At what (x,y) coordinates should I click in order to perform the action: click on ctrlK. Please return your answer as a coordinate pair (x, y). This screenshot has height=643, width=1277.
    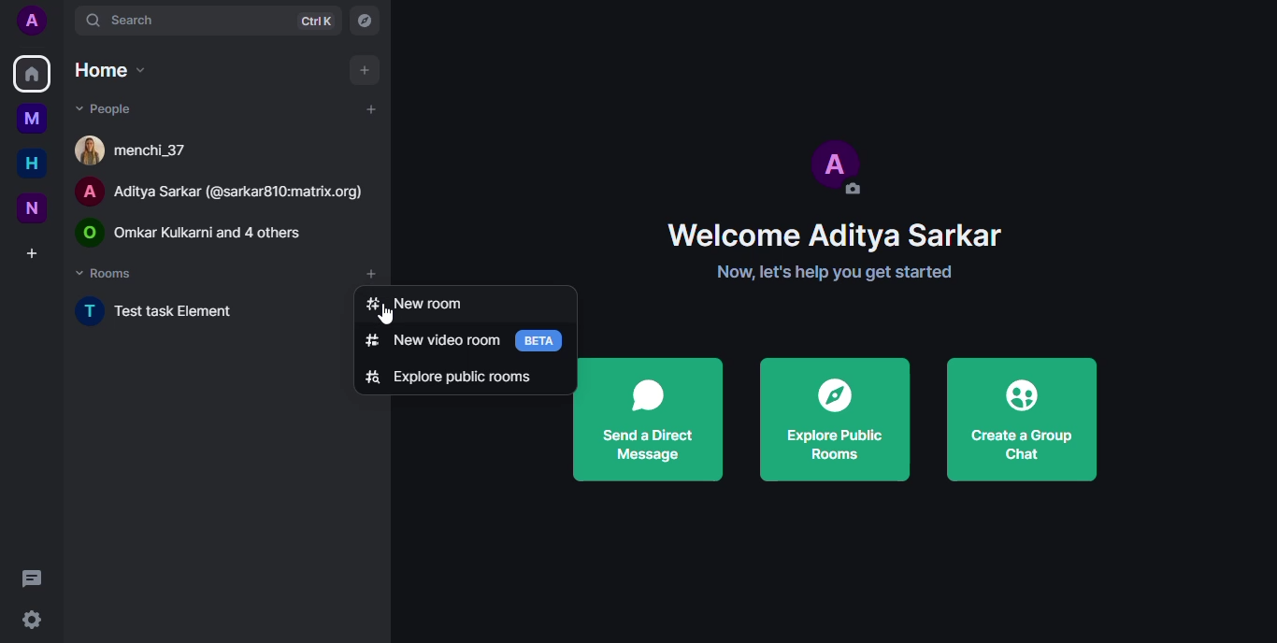
    Looking at the image, I should click on (317, 21).